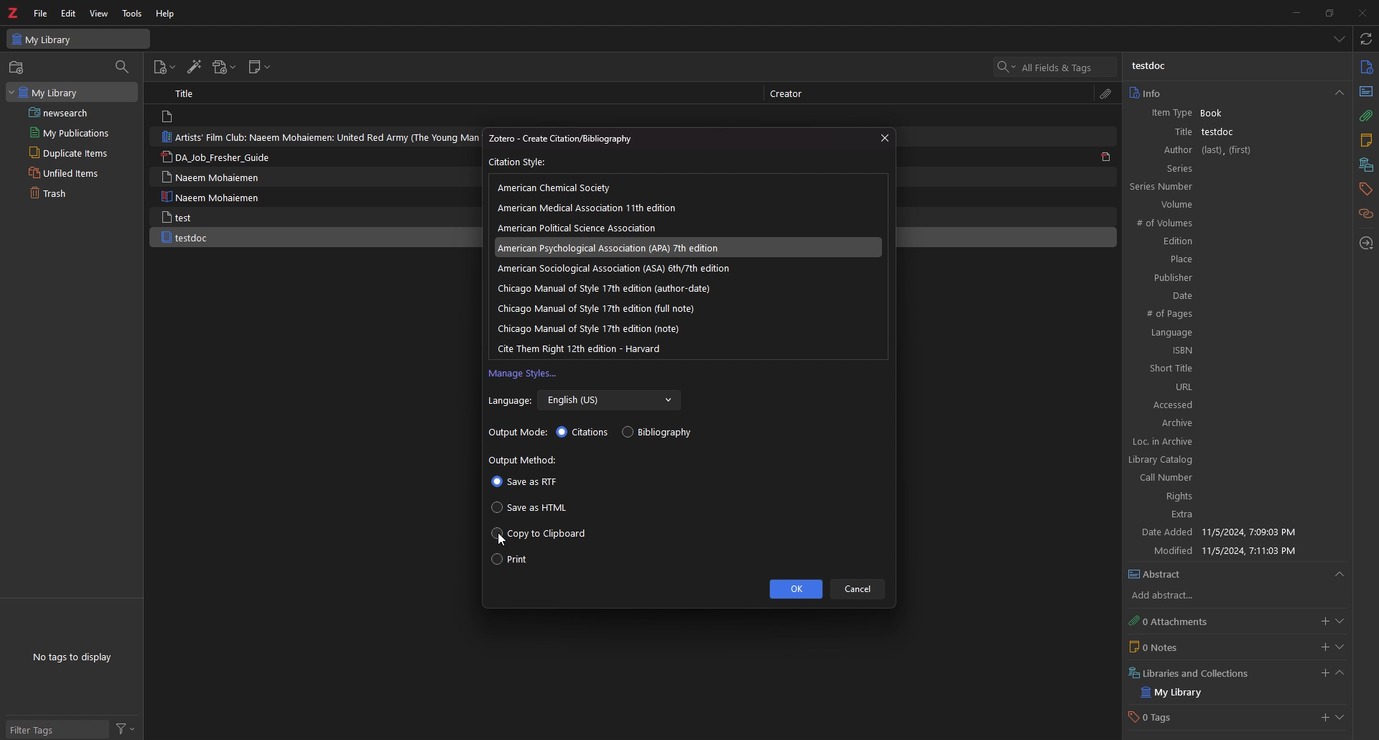 The height and width of the screenshot is (740, 1379). I want to click on American Sociological Association (ASA) 6th/7th edition, so click(614, 269).